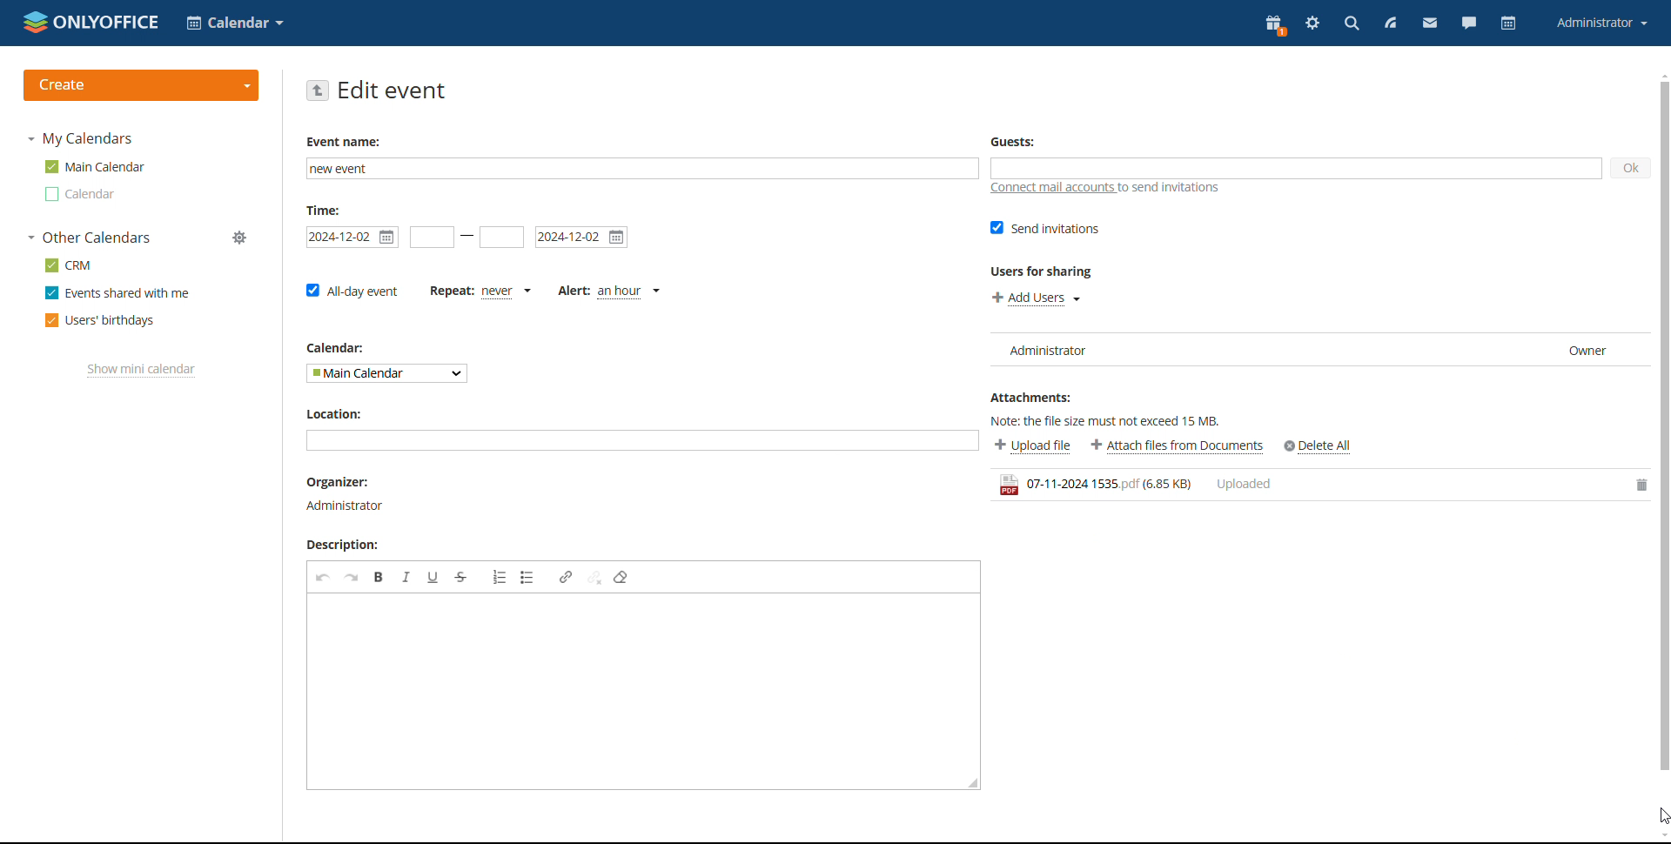  Describe the element at coordinates (327, 211) in the screenshot. I see `time:` at that location.